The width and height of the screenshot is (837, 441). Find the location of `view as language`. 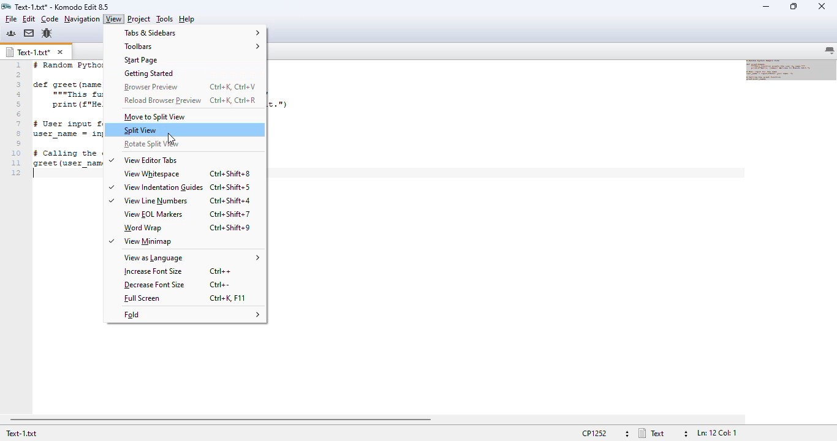

view as language is located at coordinates (192, 258).